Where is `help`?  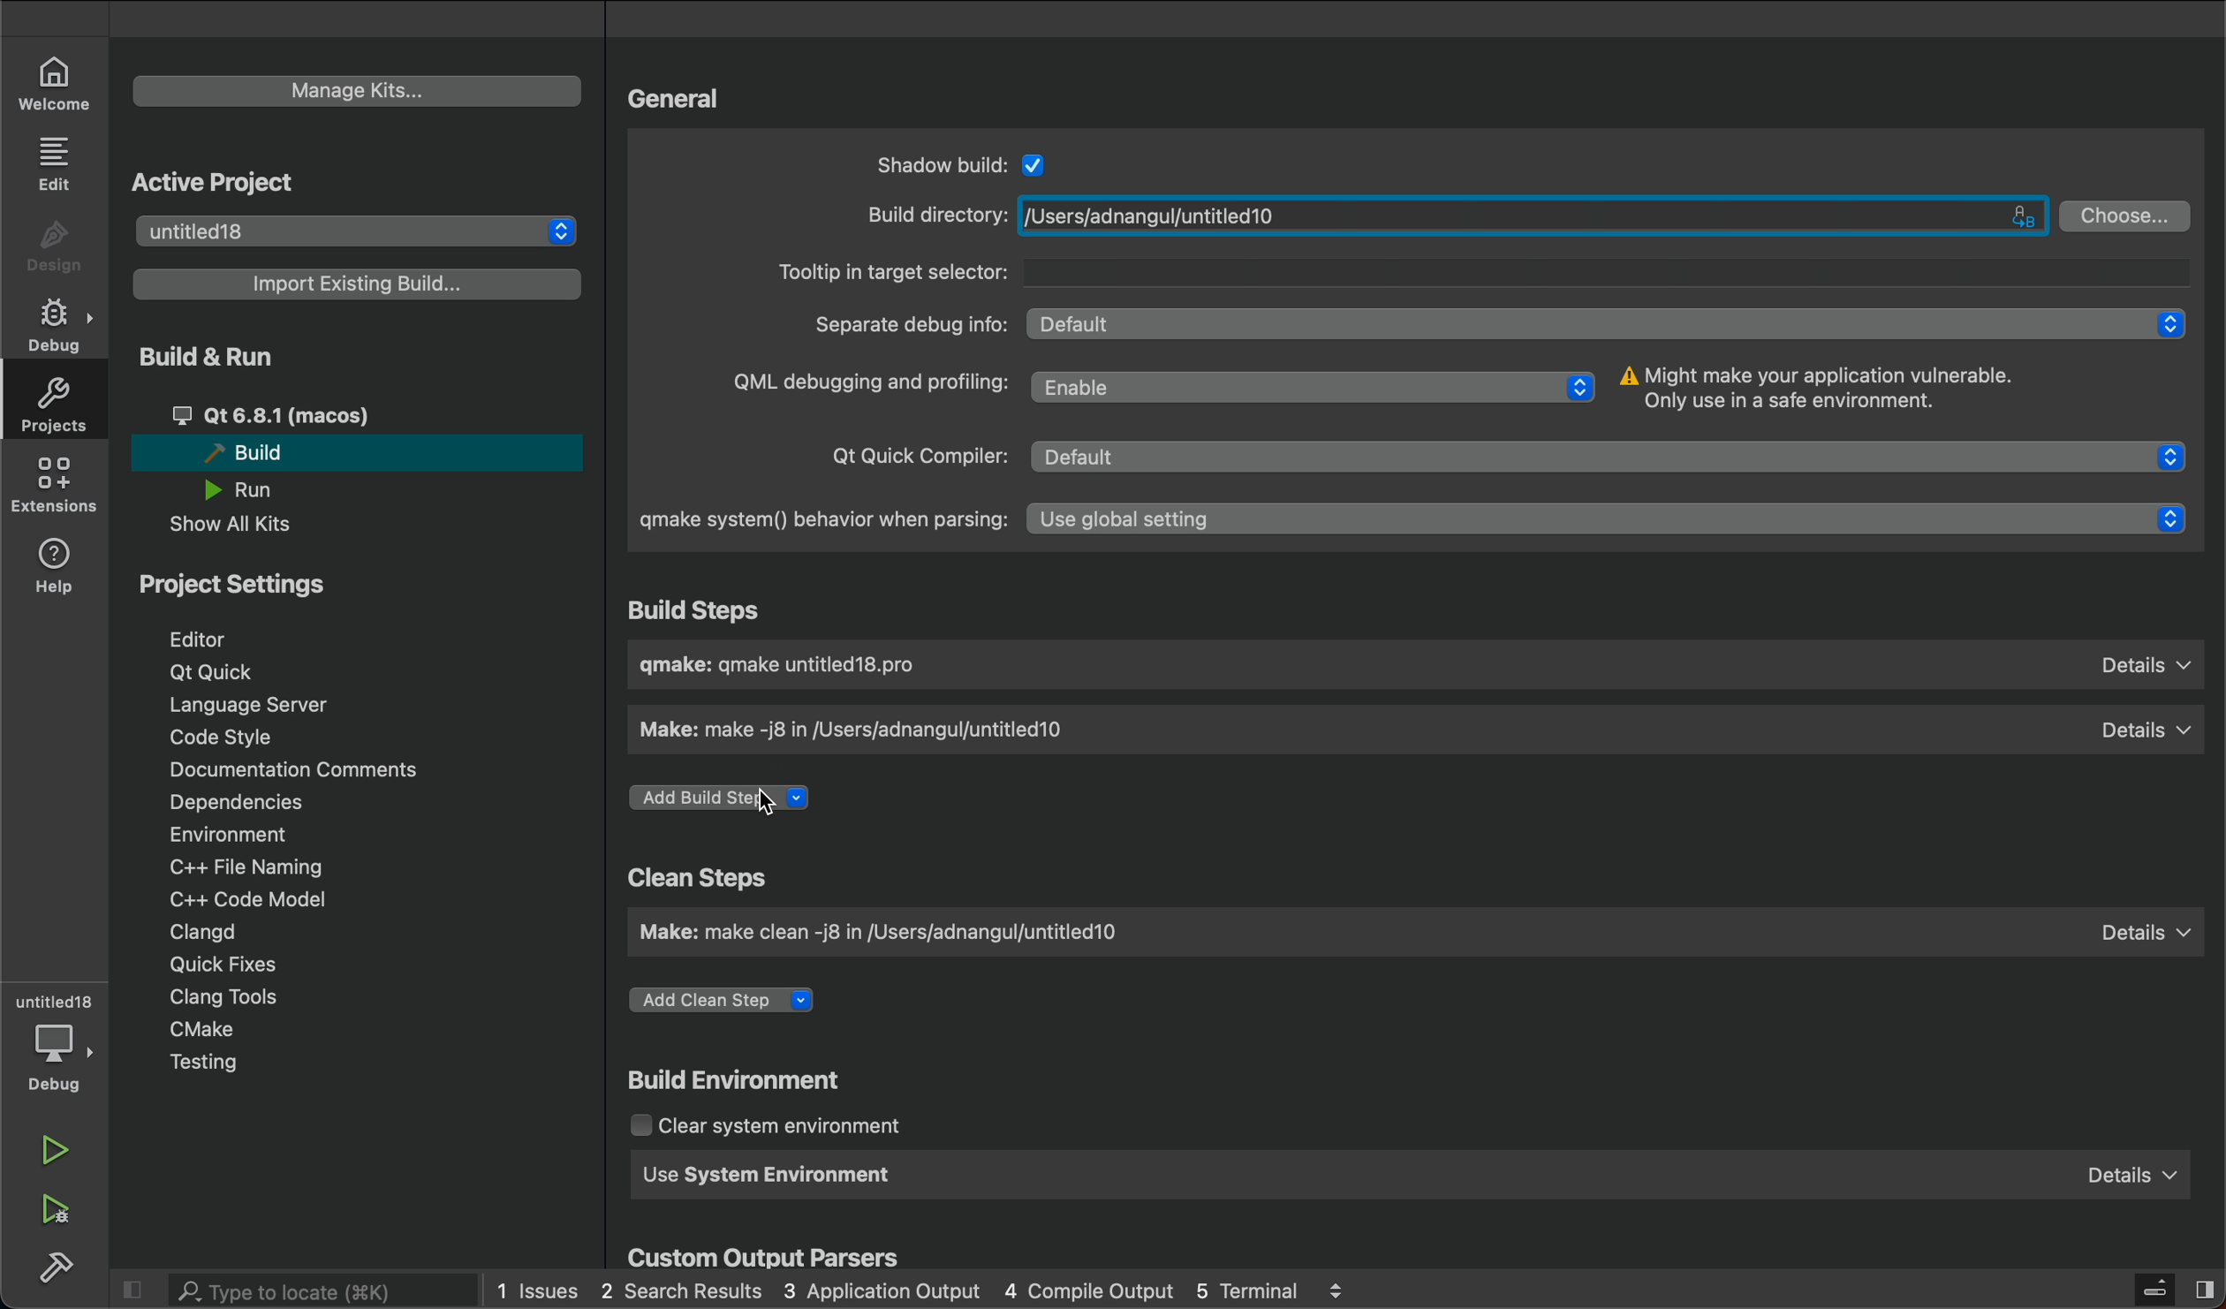 help is located at coordinates (57, 561).